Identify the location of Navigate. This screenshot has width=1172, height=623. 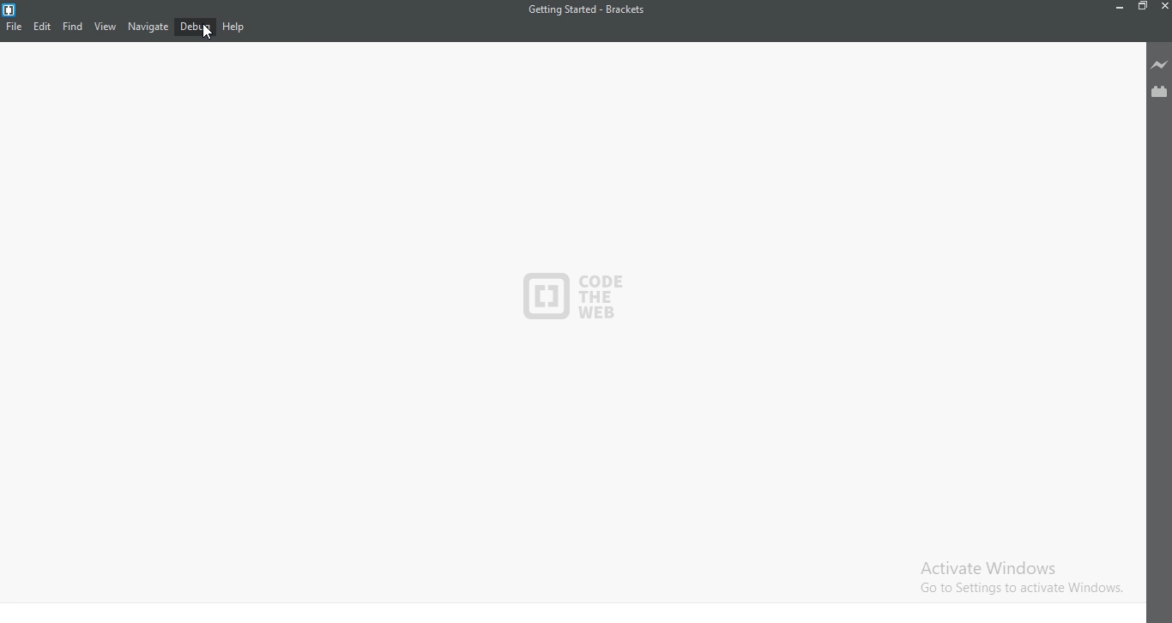
(147, 26).